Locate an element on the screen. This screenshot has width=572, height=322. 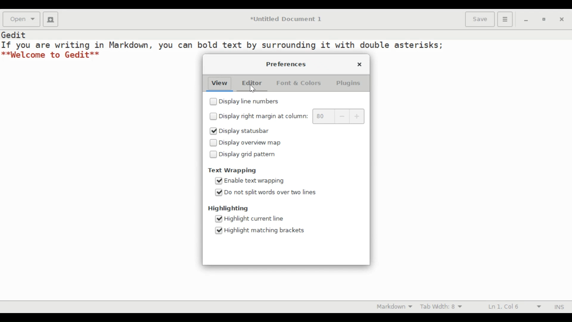
Highlight Current line is located at coordinates (256, 218).